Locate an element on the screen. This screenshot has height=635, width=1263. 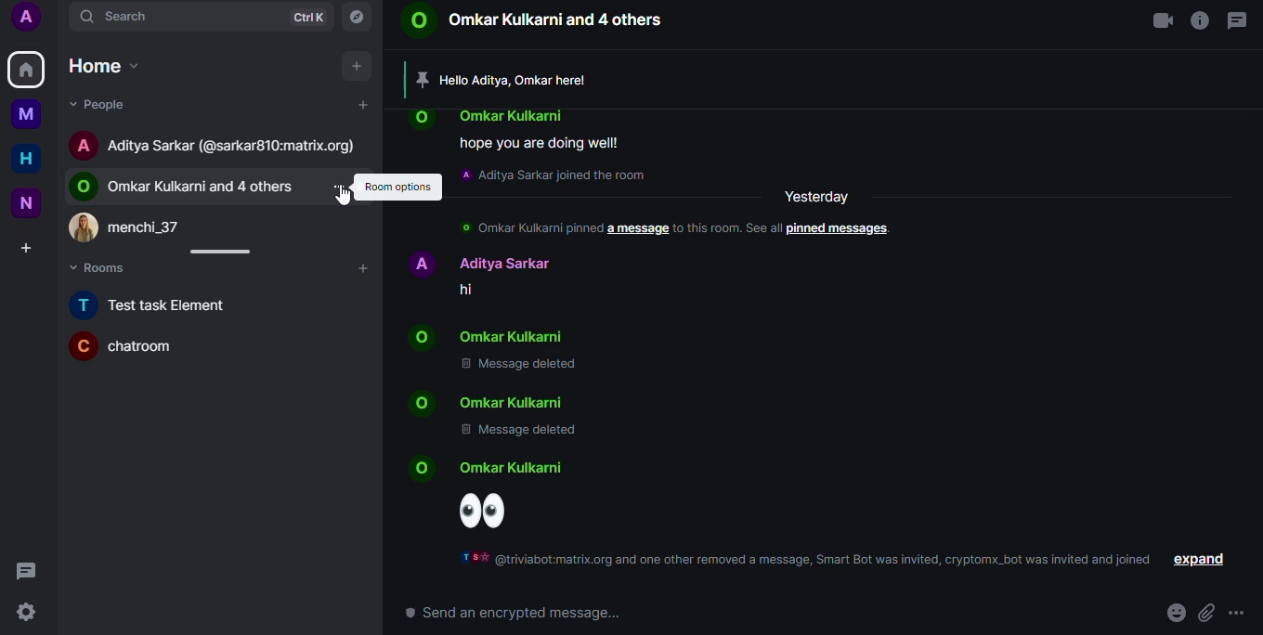
more is located at coordinates (1241, 613).